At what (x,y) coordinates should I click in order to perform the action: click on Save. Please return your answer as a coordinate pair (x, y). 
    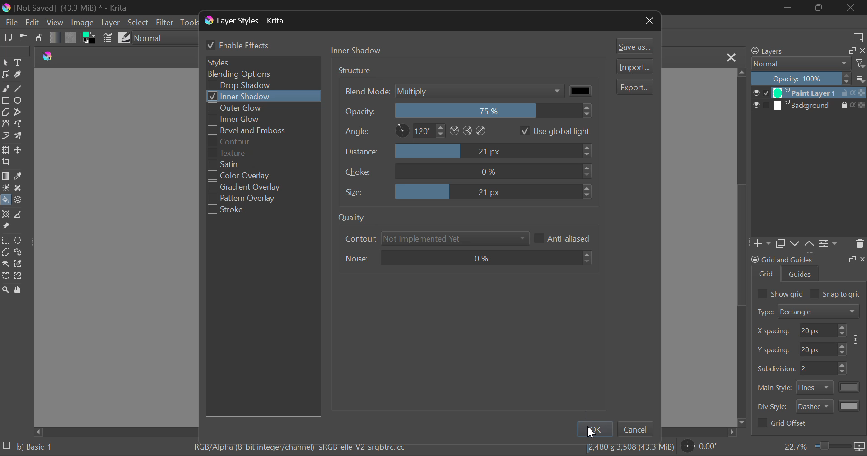
    Looking at the image, I should click on (39, 39).